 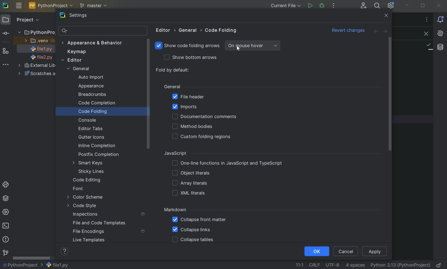 What do you see at coordinates (7, 225) in the screenshot?
I see `TERMINAL` at bounding box center [7, 225].